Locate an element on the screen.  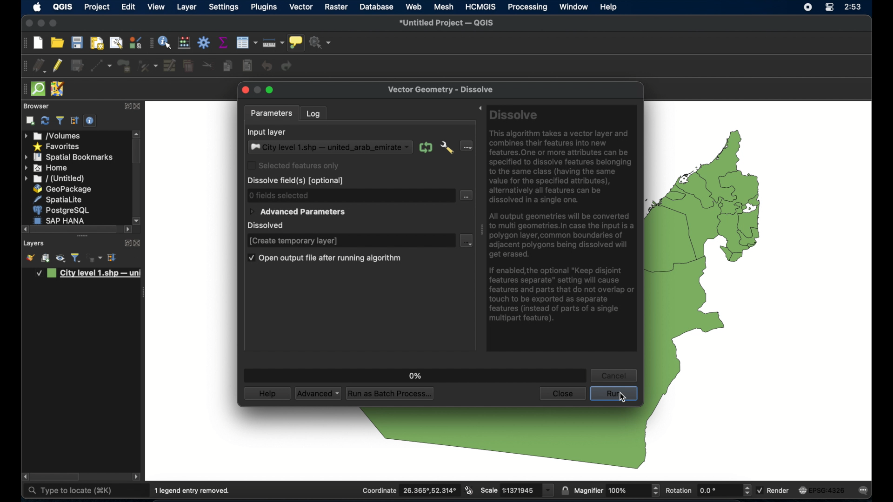
scroll left arrow is located at coordinates (137, 477).